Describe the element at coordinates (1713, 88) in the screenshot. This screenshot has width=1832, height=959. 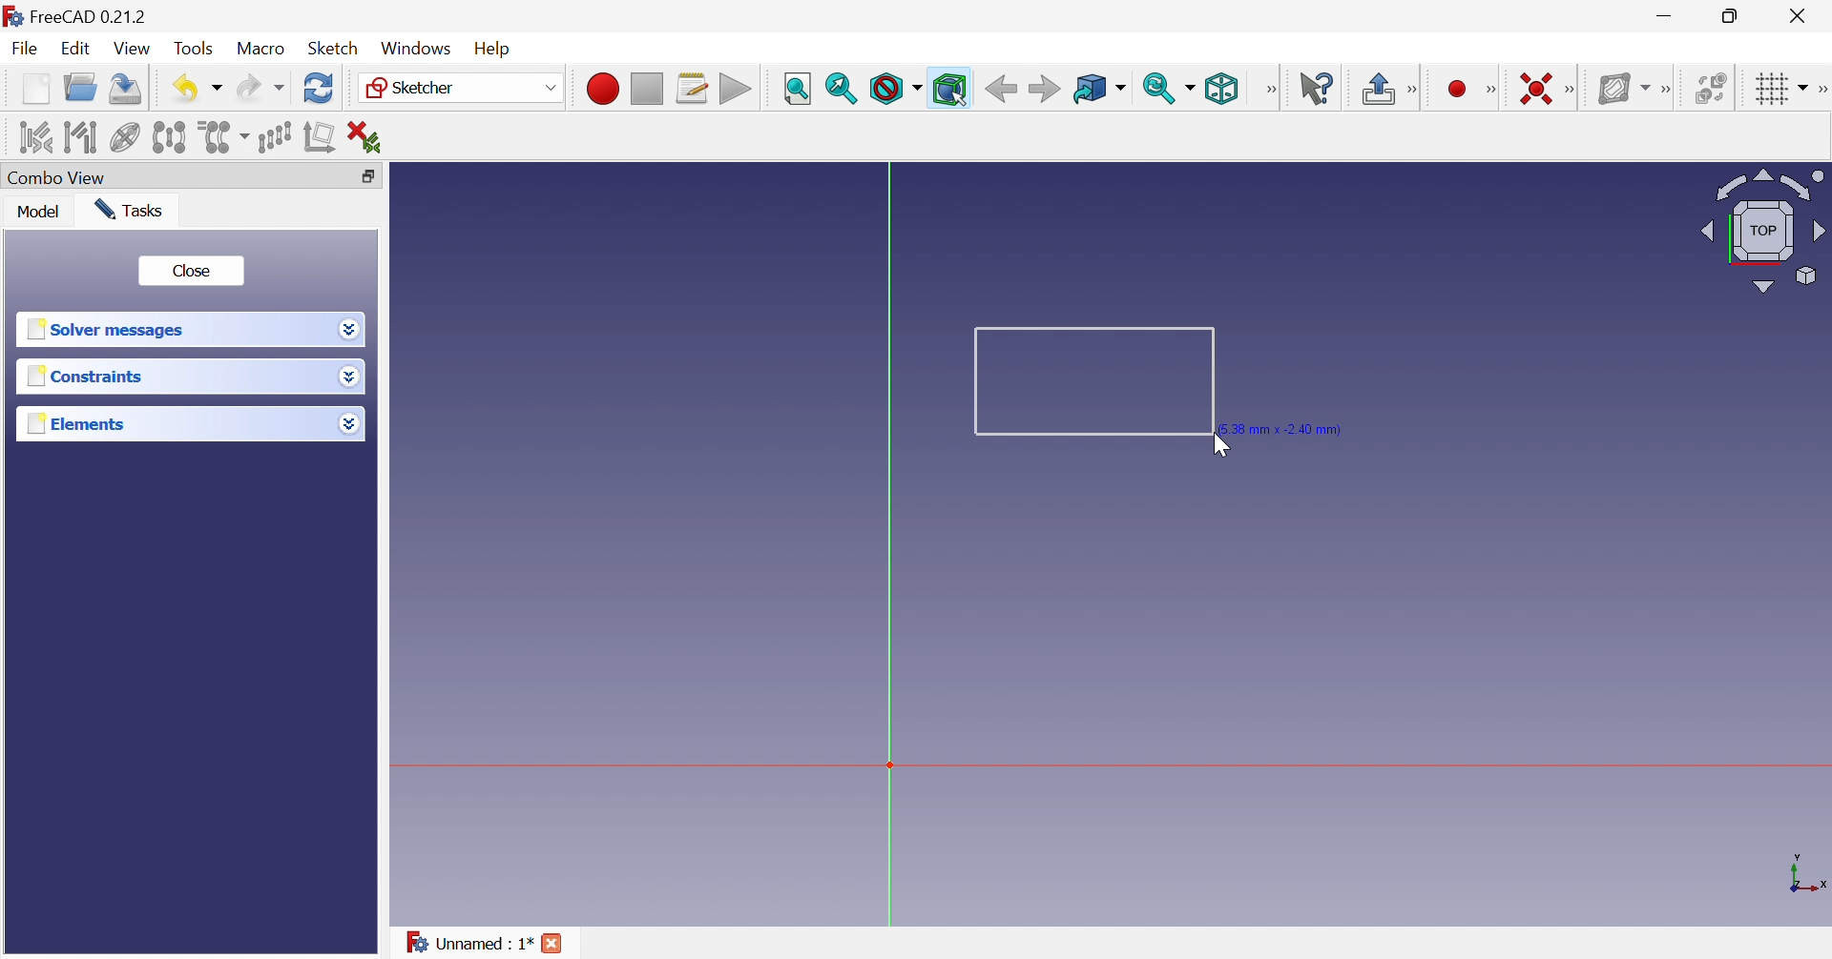
I see `Switch space` at that location.